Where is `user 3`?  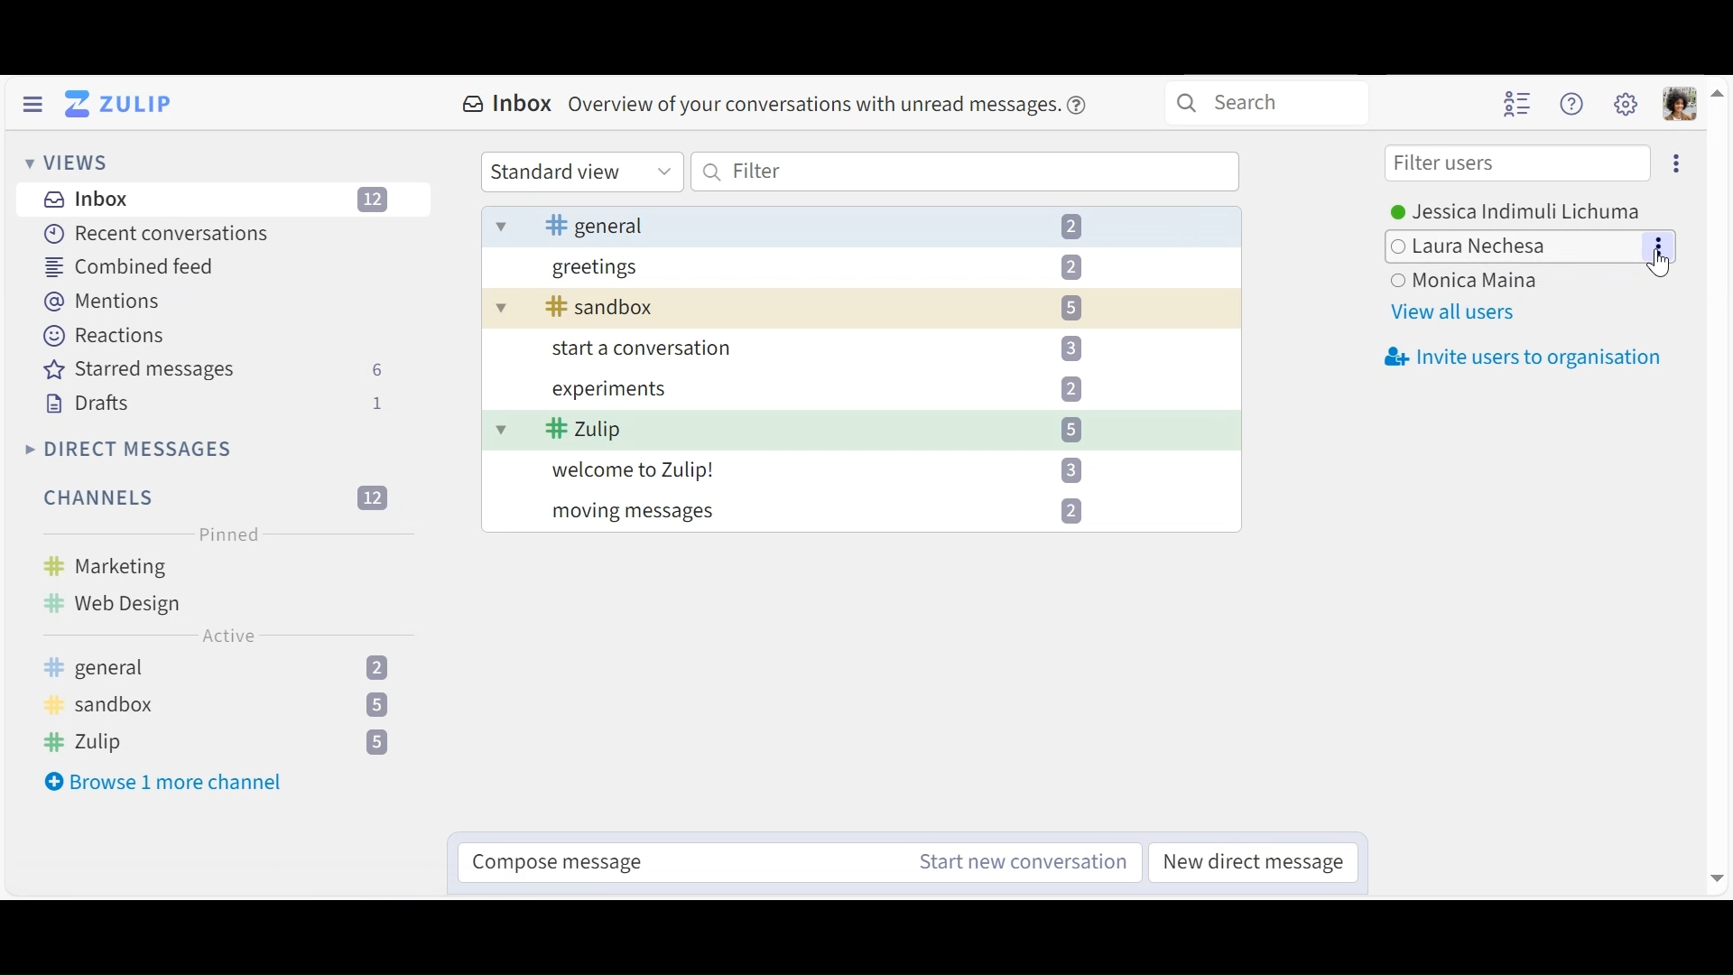
user 3 is located at coordinates (1463, 281).